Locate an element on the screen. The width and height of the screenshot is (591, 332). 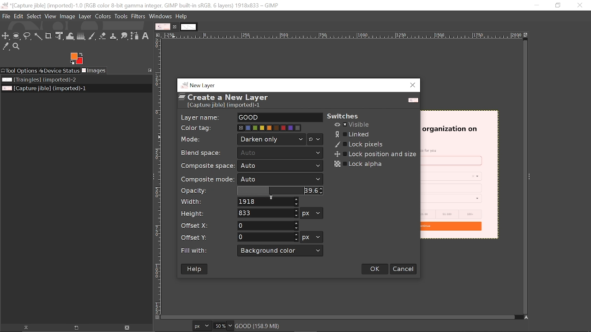
Current window is located at coordinates (140, 6).